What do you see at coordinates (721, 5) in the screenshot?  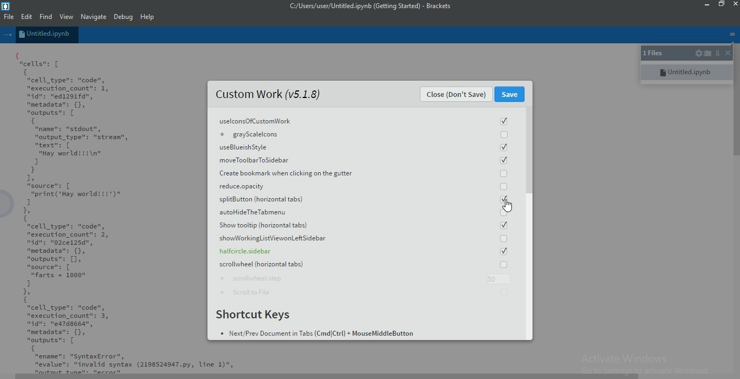 I see `restore` at bounding box center [721, 5].